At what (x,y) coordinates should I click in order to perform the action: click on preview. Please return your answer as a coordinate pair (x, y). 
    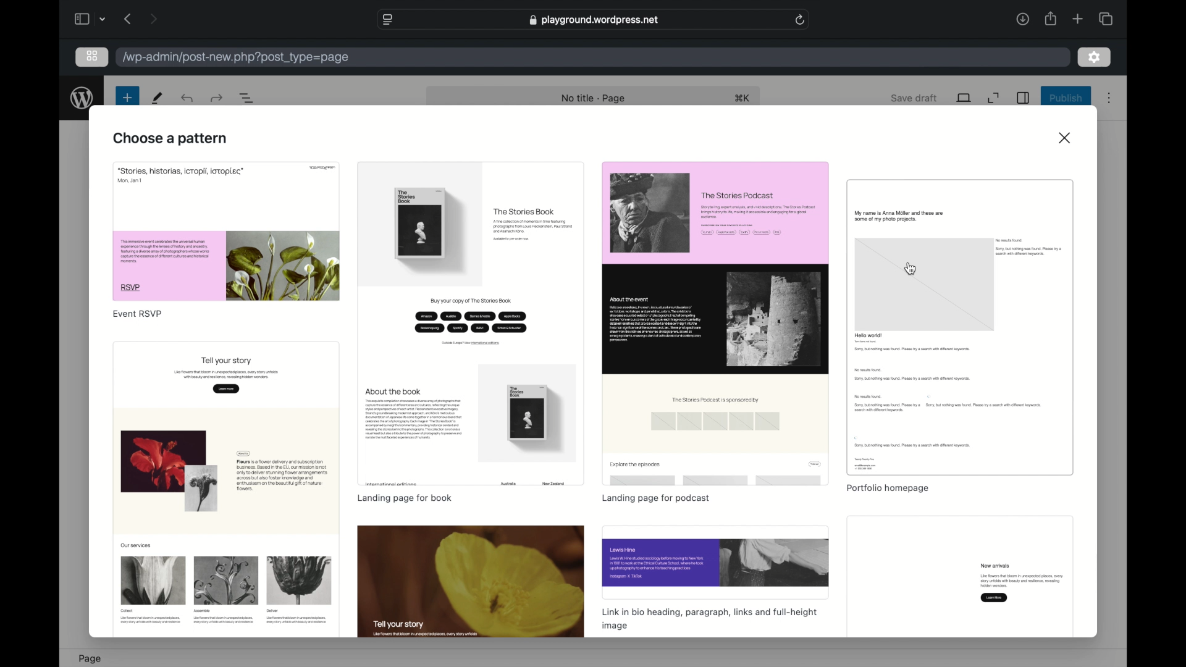
    Looking at the image, I should click on (961, 327).